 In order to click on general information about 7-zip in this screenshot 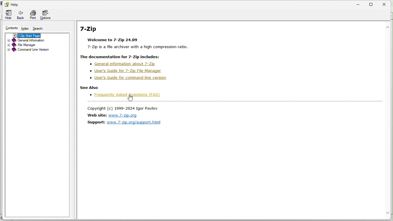, I will do `click(120, 64)`.